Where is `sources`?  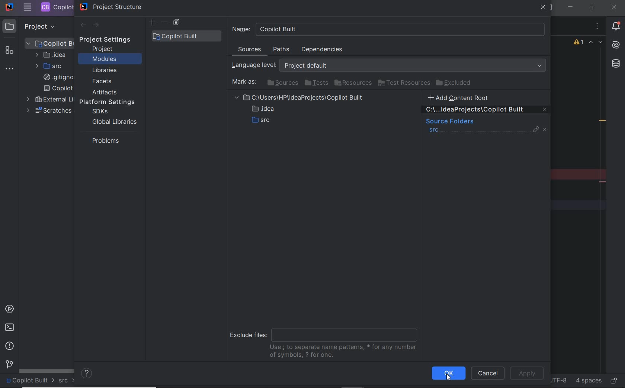
sources is located at coordinates (250, 51).